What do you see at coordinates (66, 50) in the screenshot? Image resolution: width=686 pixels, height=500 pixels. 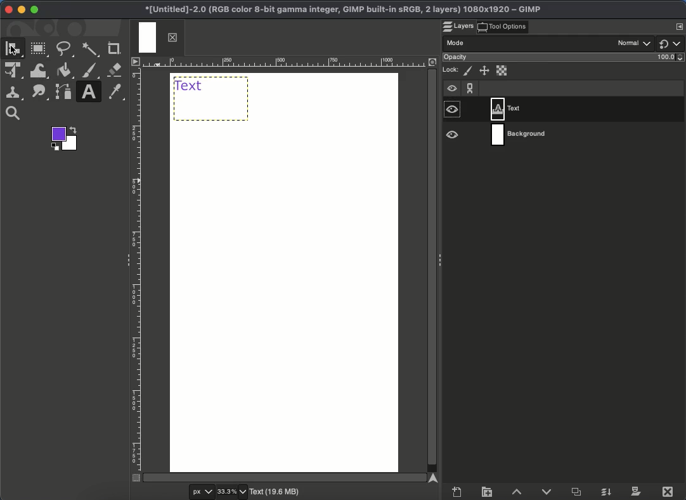 I see `Freehand tool` at bounding box center [66, 50].